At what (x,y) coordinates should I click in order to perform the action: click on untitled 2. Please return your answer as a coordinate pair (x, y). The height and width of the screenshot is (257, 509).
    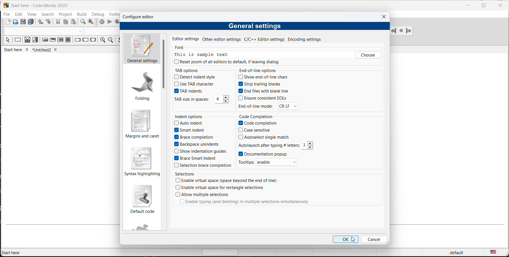
    Looking at the image, I should click on (47, 50).